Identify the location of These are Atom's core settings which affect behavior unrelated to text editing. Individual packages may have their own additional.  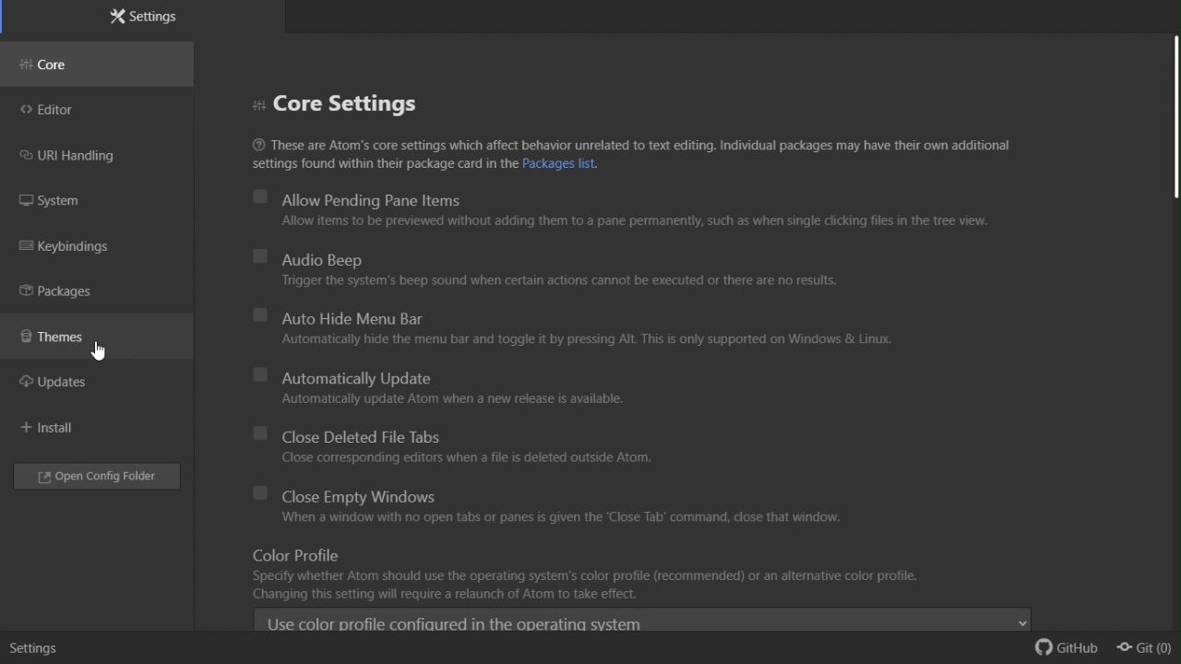
(634, 146).